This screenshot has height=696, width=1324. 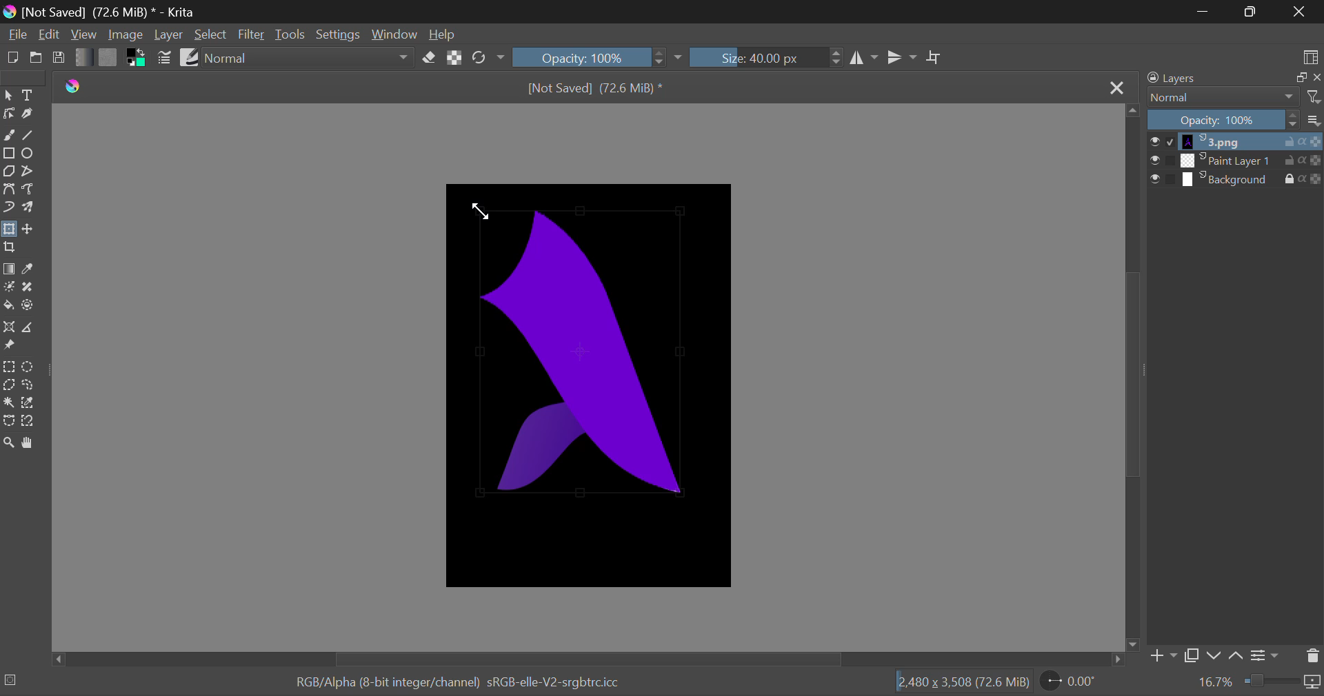 What do you see at coordinates (766, 58) in the screenshot?
I see `Brush Size` at bounding box center [766, 58].